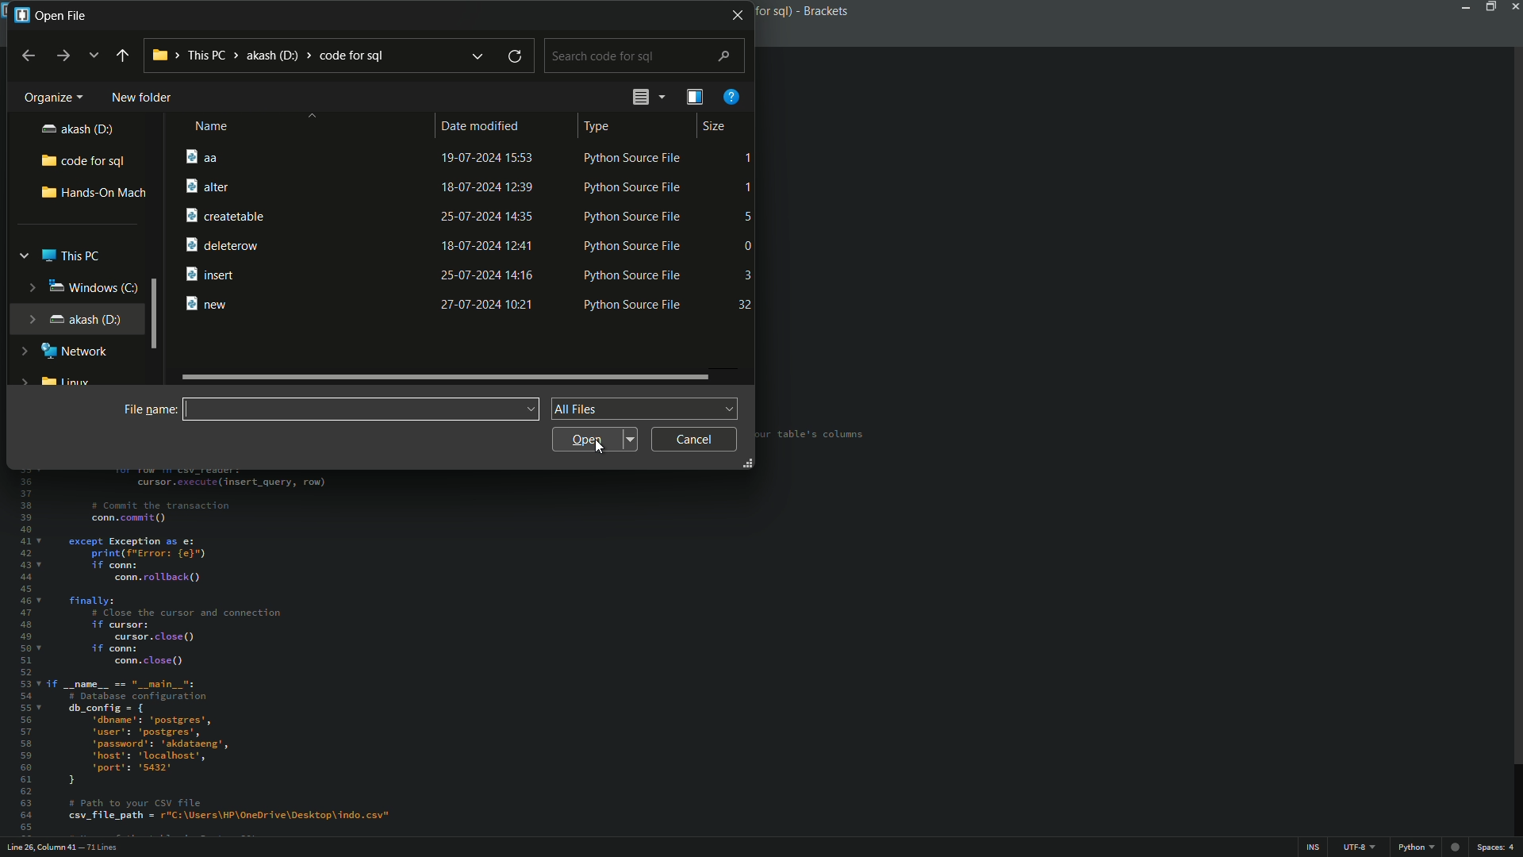 The width and height of the screenshot is (1523, 857). I want to click on this pc, so click(62, 255).